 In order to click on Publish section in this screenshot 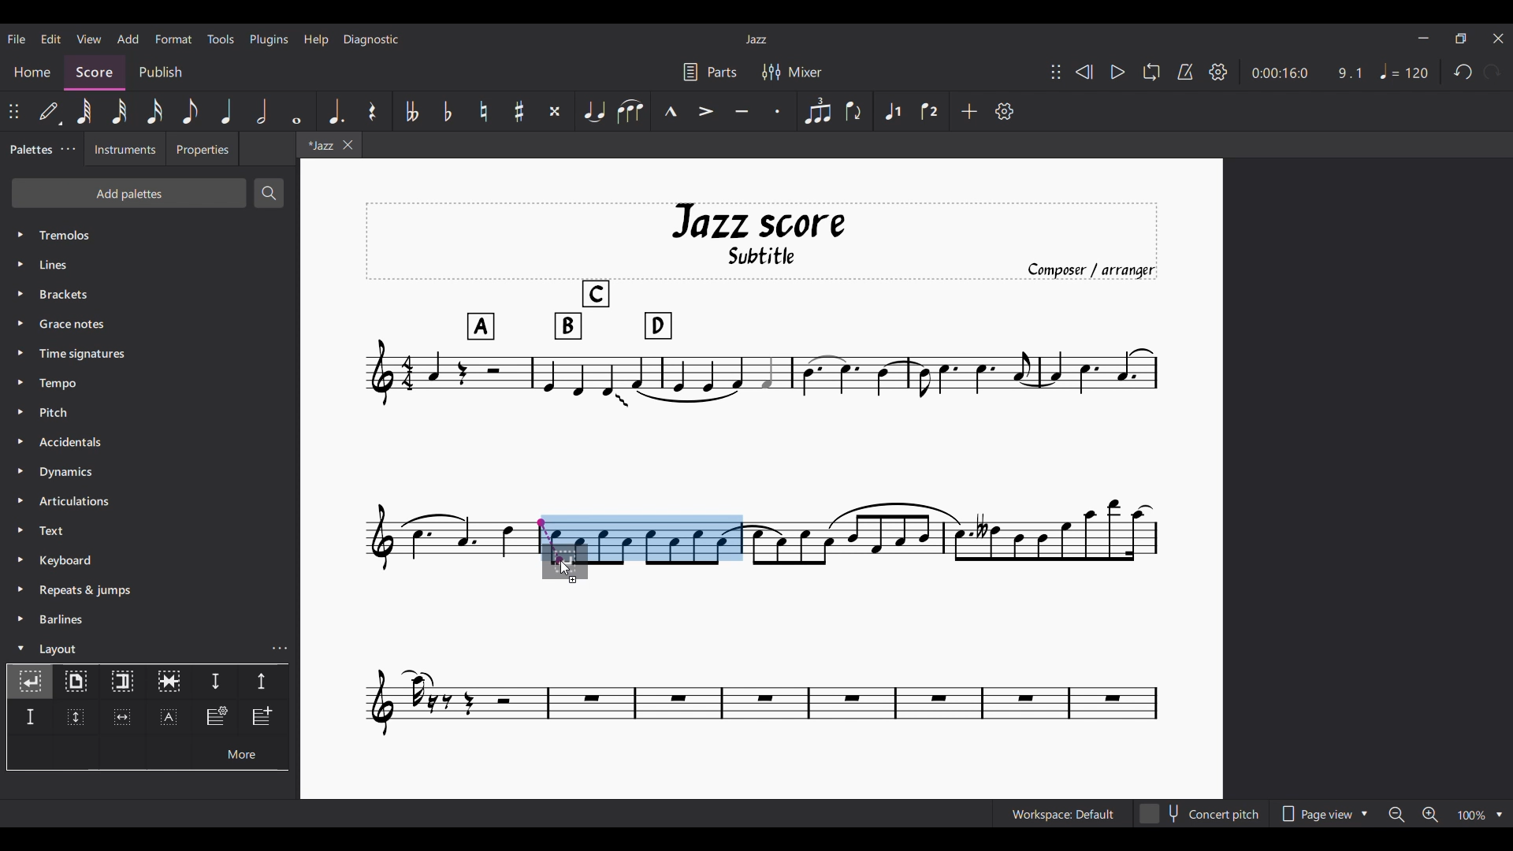, I will do `click(161, 73)`.